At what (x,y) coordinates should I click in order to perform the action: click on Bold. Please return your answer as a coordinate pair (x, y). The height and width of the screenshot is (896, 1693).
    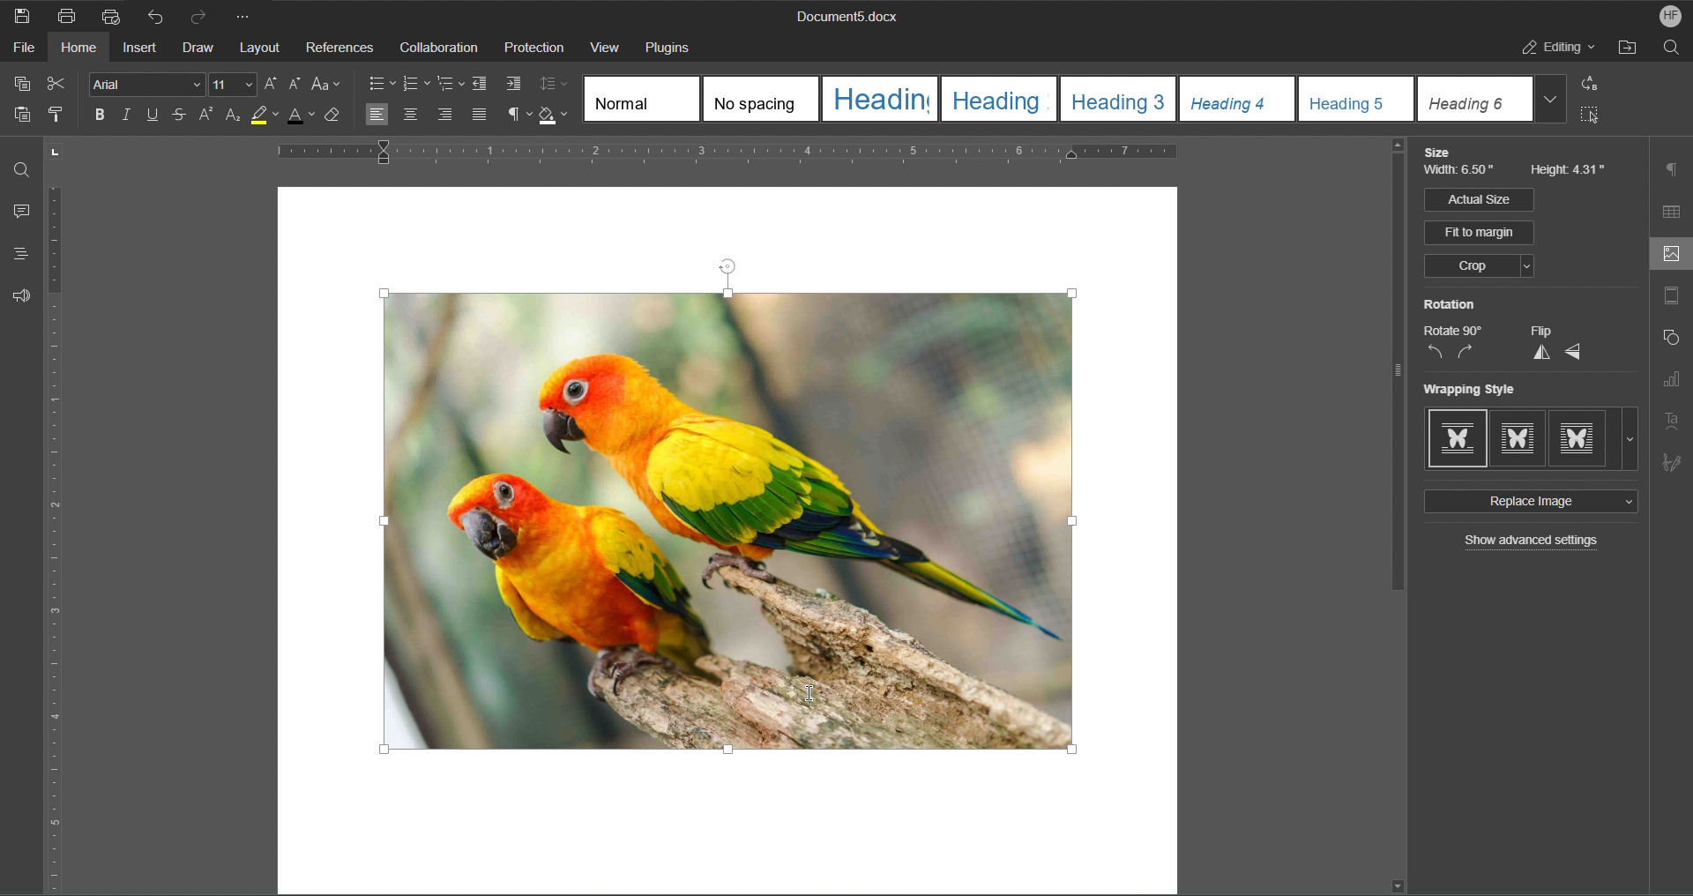
    Looking at the image, I should click on (97, 114).